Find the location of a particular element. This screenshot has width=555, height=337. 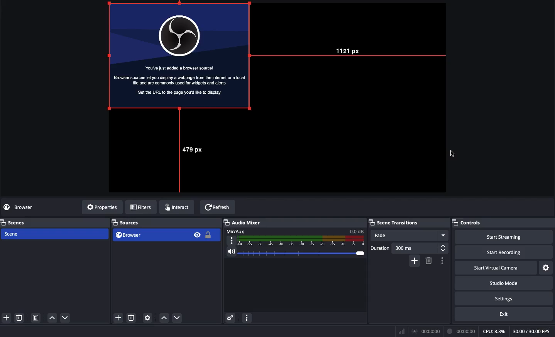

Start streaming is located at coordinates (506, 235).